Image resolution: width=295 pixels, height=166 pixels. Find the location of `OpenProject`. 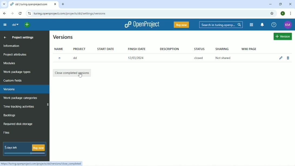

OpenProject is located at coordinates (142, 24).